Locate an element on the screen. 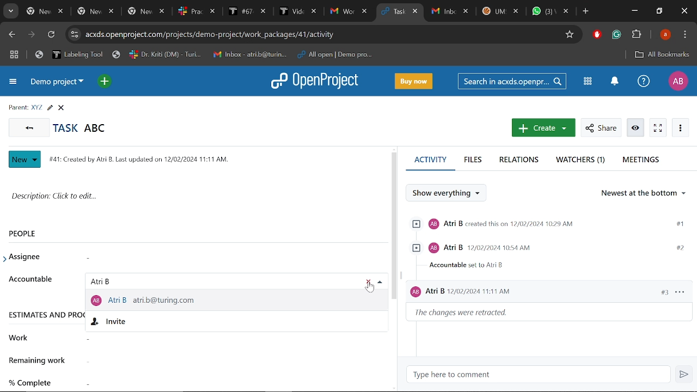 This screenshot has height=392, width=697. Project info is located at coordinates (137, 159).